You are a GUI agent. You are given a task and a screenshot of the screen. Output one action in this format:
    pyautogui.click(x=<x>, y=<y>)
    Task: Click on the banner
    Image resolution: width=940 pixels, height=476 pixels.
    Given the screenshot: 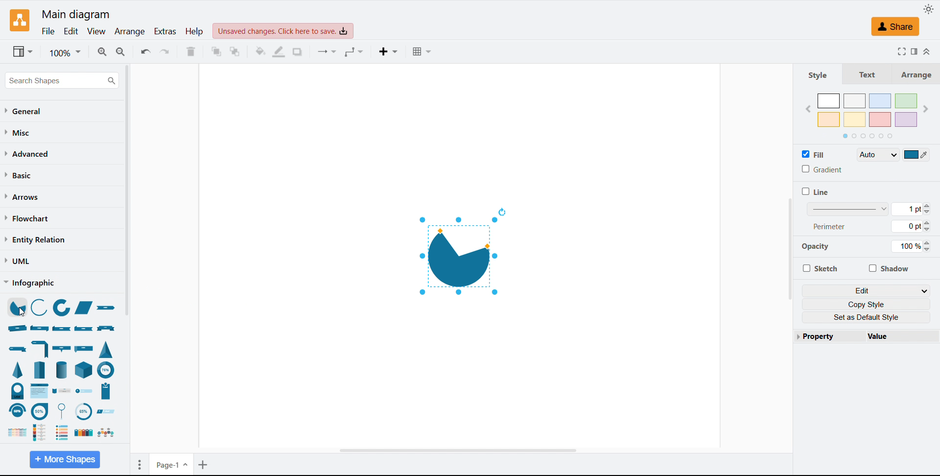 What is the action you would take?
    pyautogui.click(x=108, y=329)
    